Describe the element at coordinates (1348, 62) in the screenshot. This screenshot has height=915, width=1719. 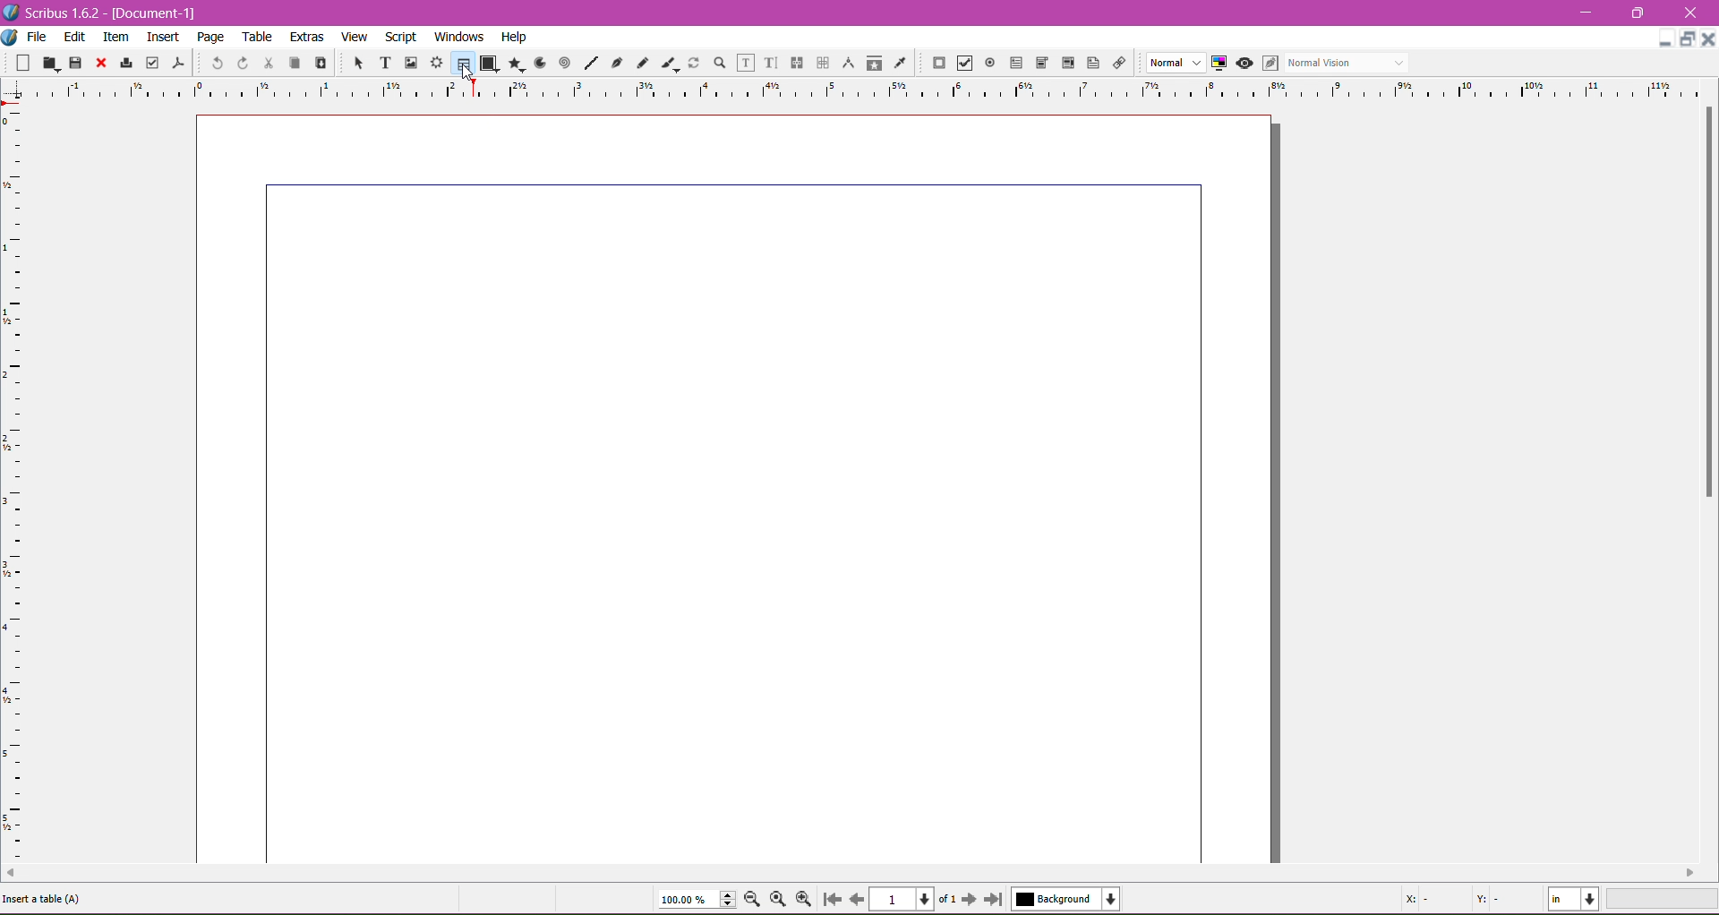
I see `Normal   Vision` at that location.